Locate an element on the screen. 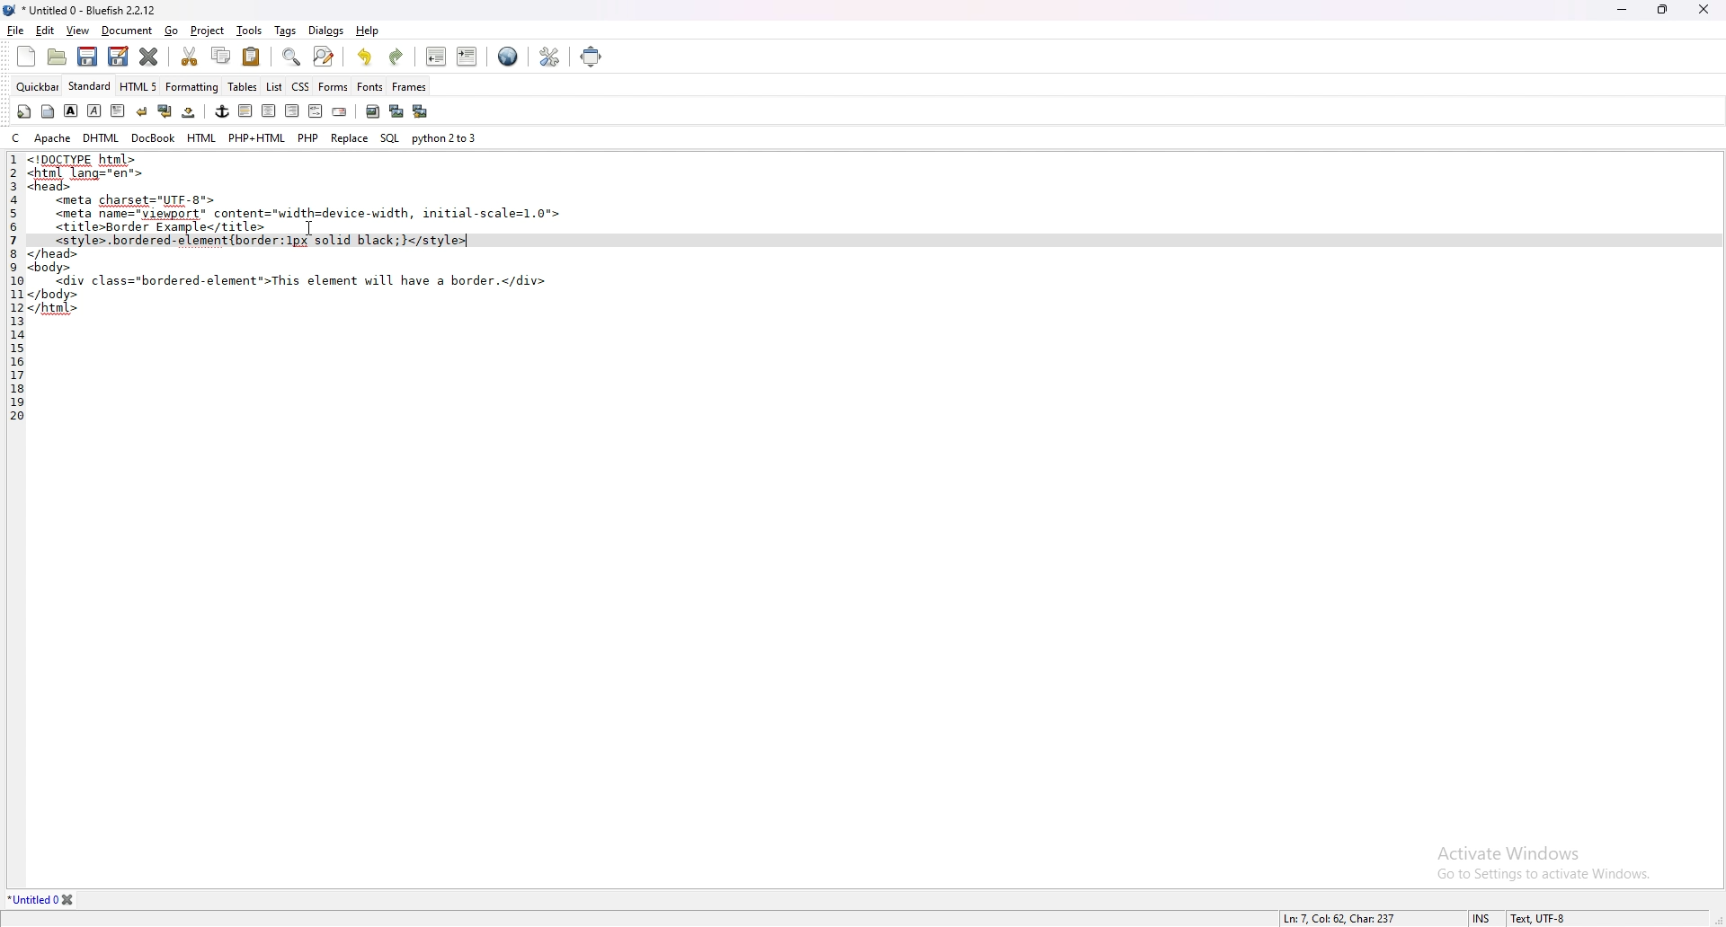 This screenshot has width=1726, height=927. bold is located at coordinates (70, 111).